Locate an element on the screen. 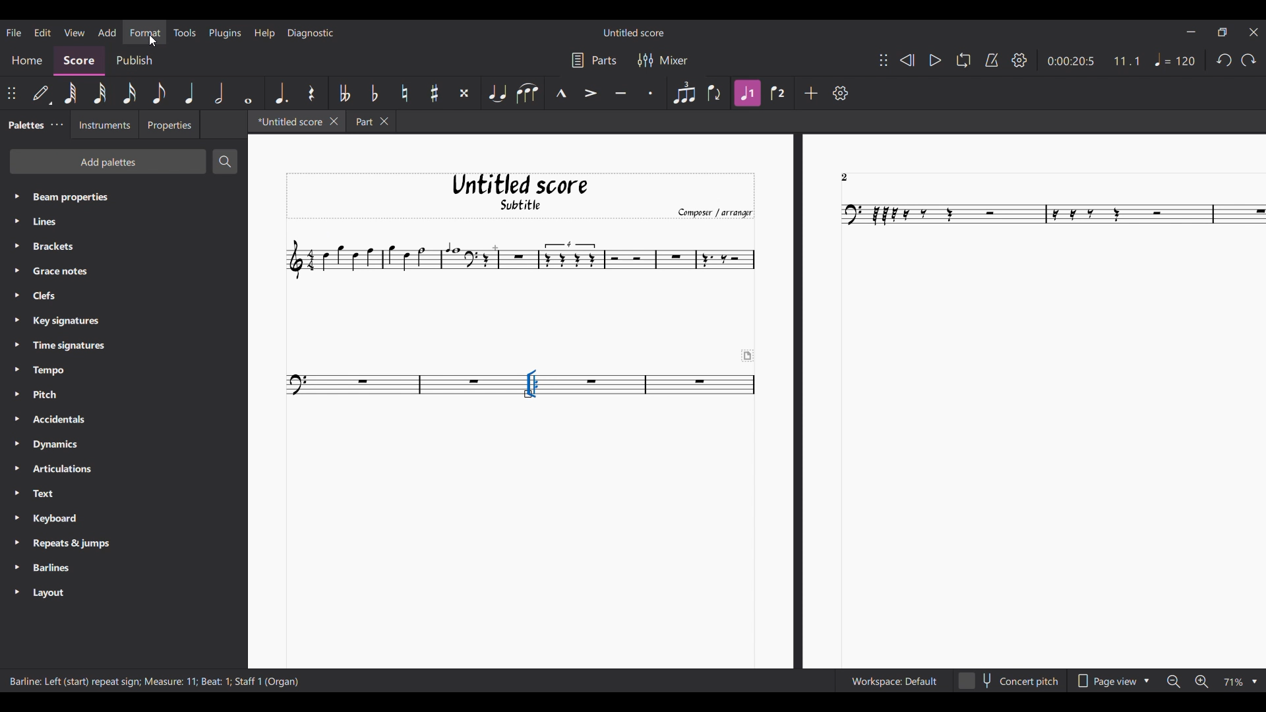 The width and height of the screenshot is (1266, 712). 16th note is located at coordinates (130, 93).